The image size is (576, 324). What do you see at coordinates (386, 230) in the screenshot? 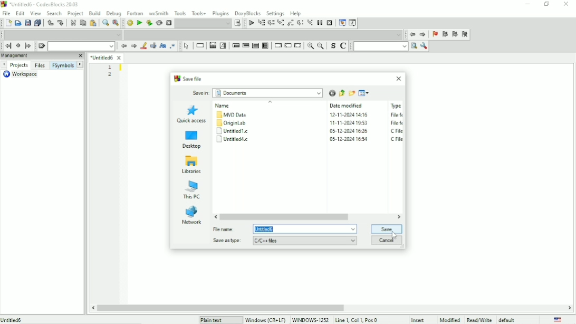
I see `Save` at bounding box center [386, 230].